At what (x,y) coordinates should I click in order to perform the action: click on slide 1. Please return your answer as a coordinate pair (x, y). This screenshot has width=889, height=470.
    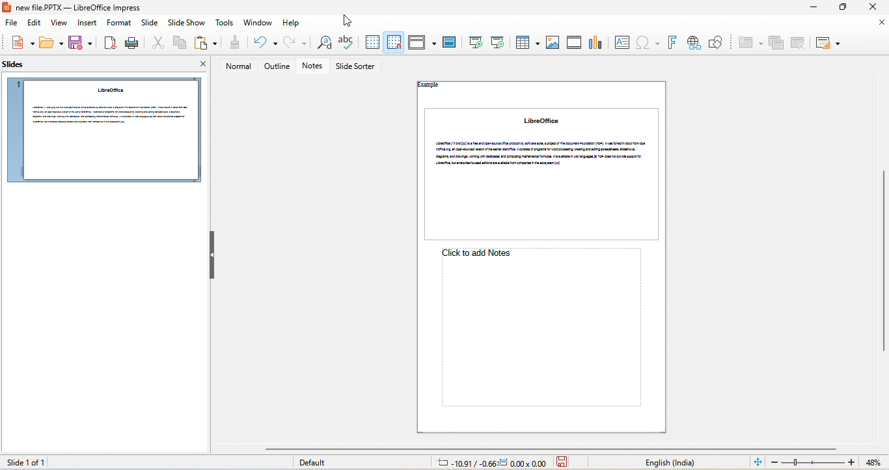
    Looking at the image, I should click on (103, 130).